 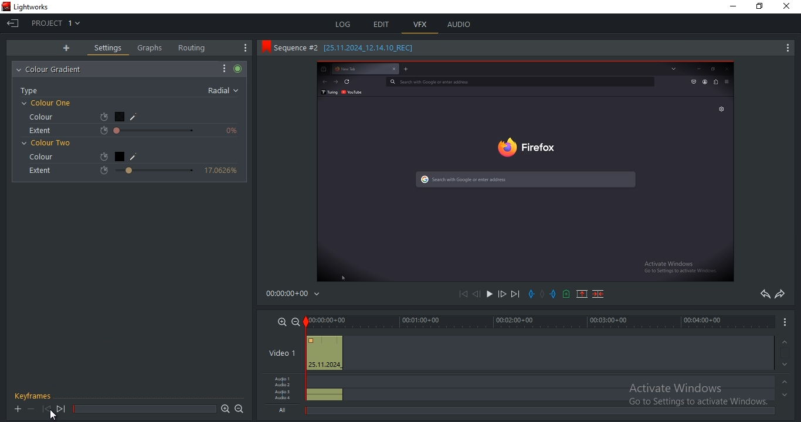 I want to click on routing, so click(x=192, y=47).